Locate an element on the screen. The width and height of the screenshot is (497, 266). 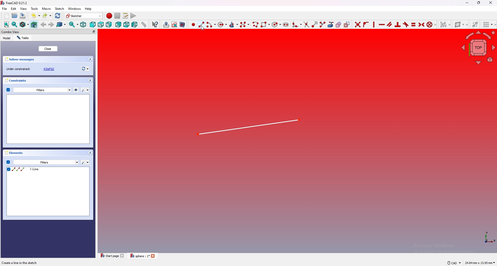
Undo is located at coordinates (36, 15).